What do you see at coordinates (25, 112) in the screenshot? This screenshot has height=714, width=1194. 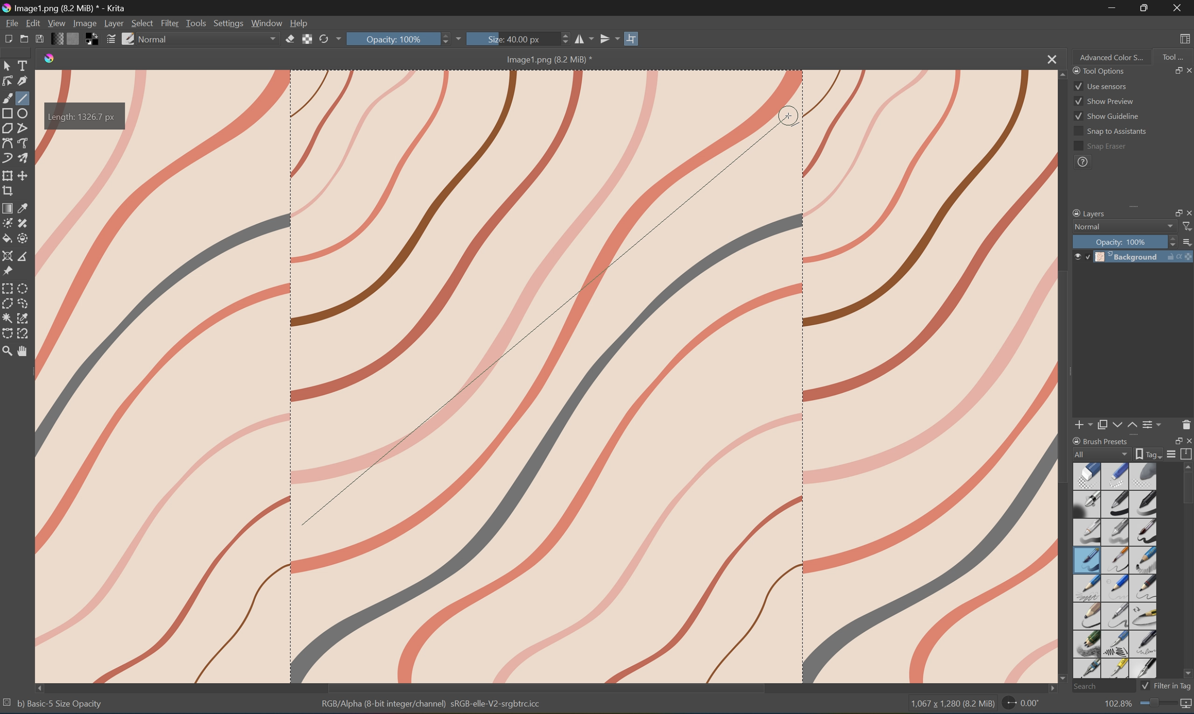 I see `Ellipse tool` at bounding box center [25, 112].